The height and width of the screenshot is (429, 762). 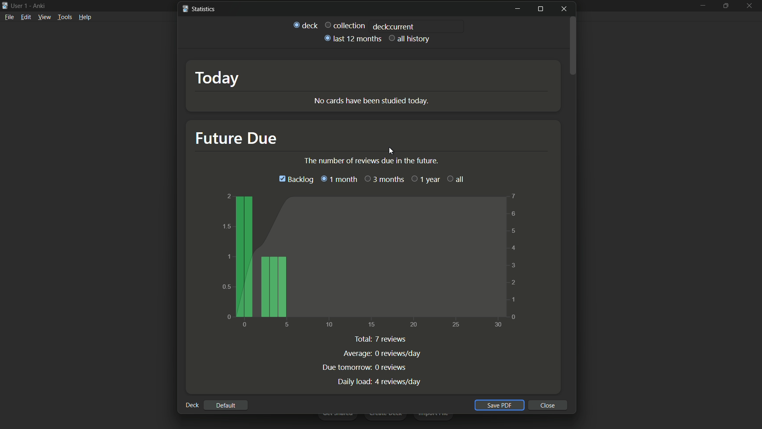 What do you see at coordinates (370, 25) in the screenshot?
I see `collection deck current` at bounding box center [370, 25].